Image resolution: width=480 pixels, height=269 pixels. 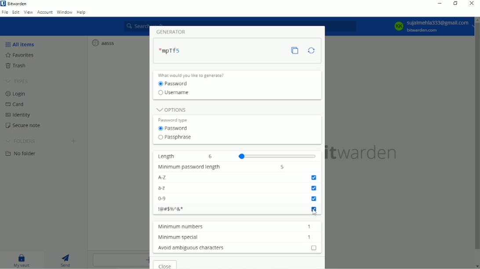 What do you see at coordinates (195, 75) in the screenshot?
I see `What would you like to generate?` at bounding box center [195, 75].